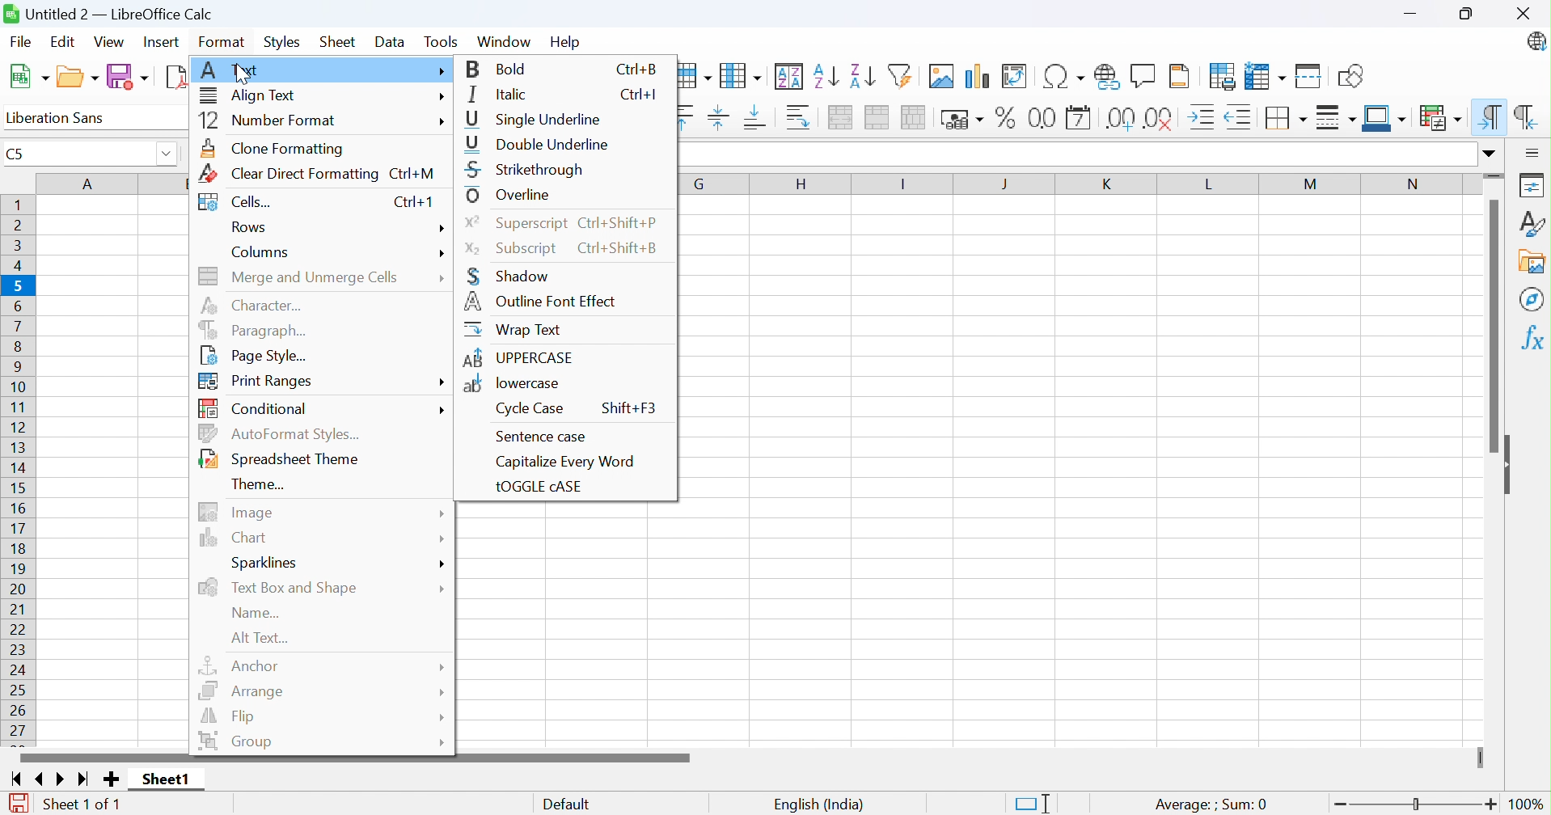  I want to click on Text box and shape, so click(281, 587).